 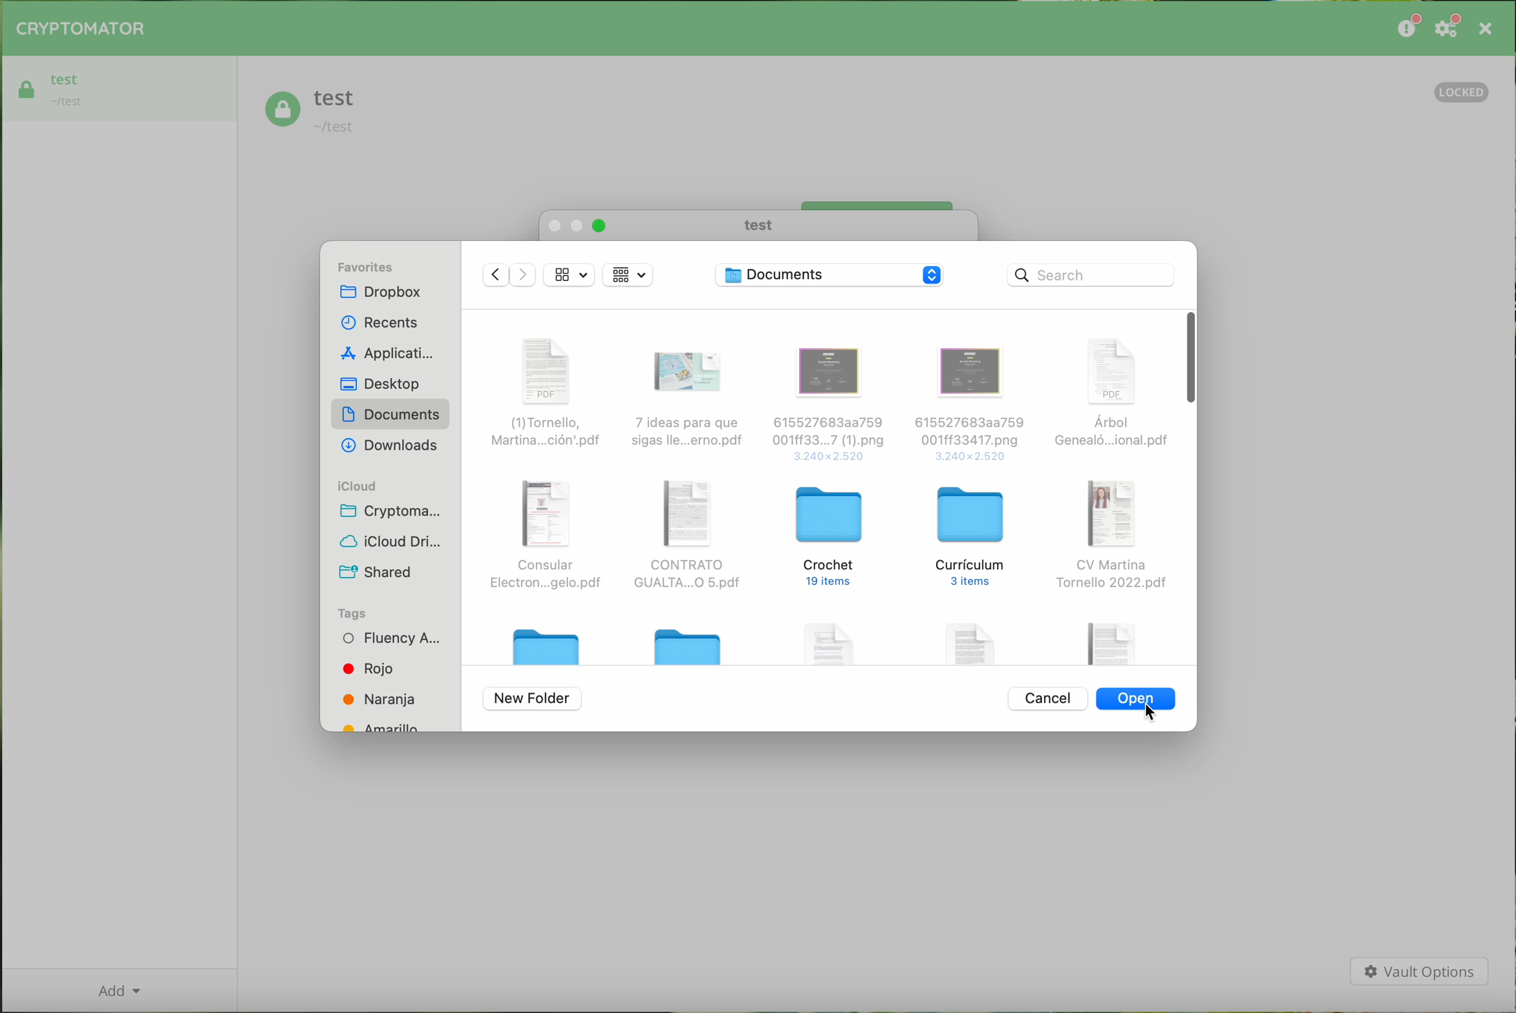 What do you see at coordinates (389, 640) in the screenshot?
I see `fluency` at bounding box center [389, 640].